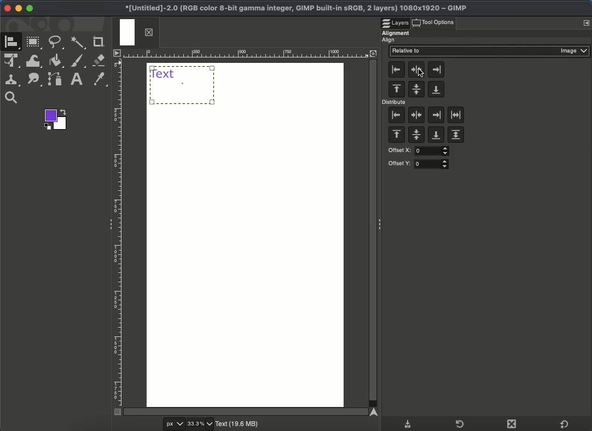 Image resolution: width=592 pixels, height=431 pixels. Describe the element at coordinates (255, 54) in the screenshot. I see `Ruler` at that location.